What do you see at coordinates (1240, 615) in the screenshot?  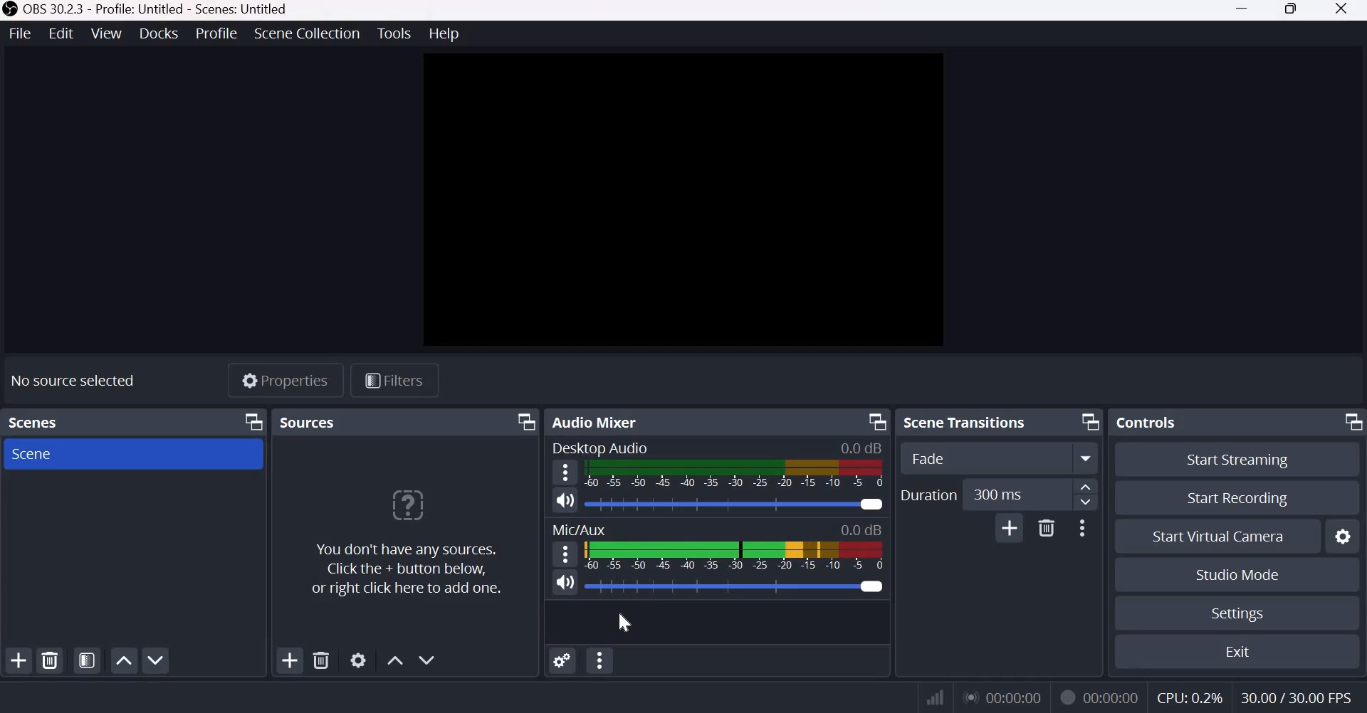 I see `Settings` at bounding box center [1240, 615].